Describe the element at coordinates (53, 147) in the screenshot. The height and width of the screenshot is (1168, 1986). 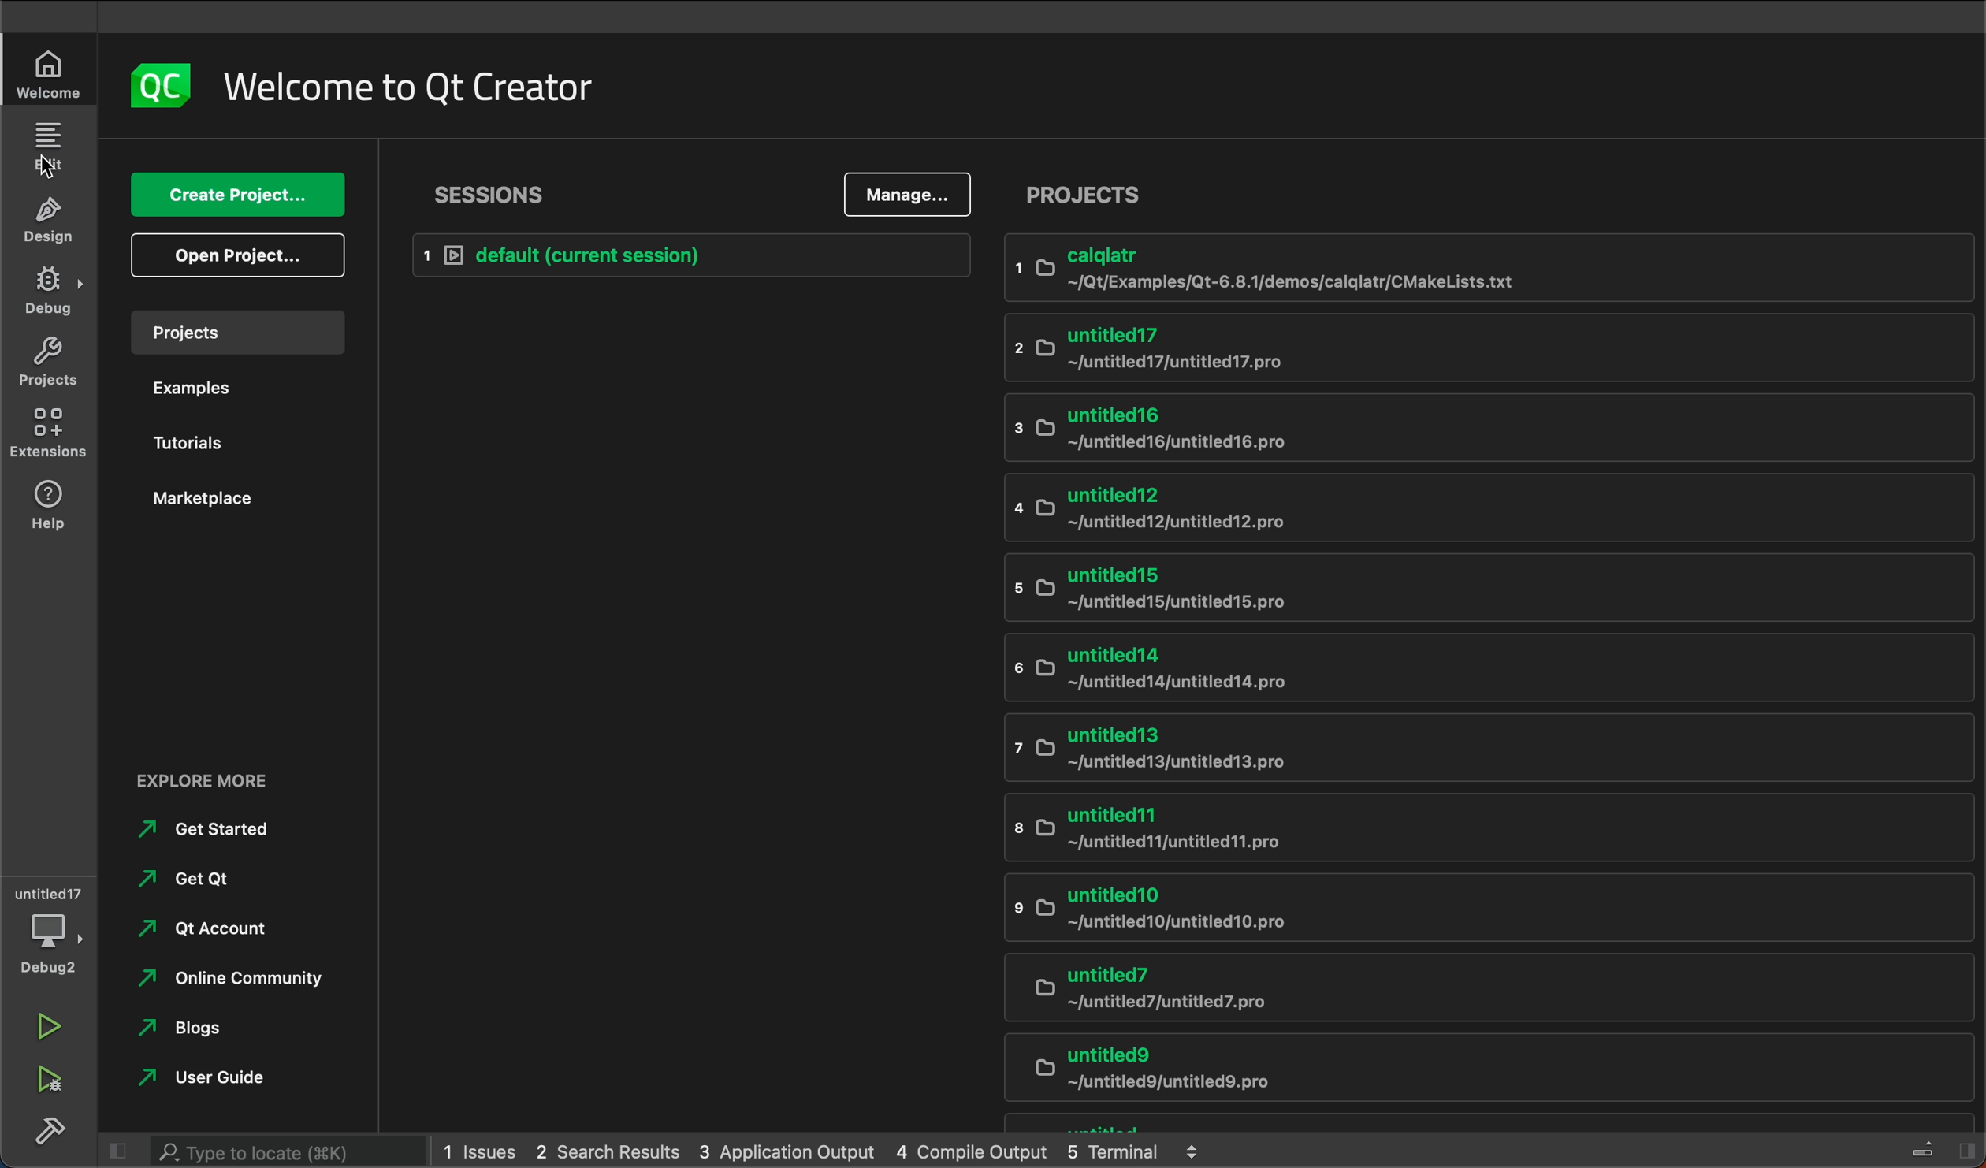
I see `editor` at that location.